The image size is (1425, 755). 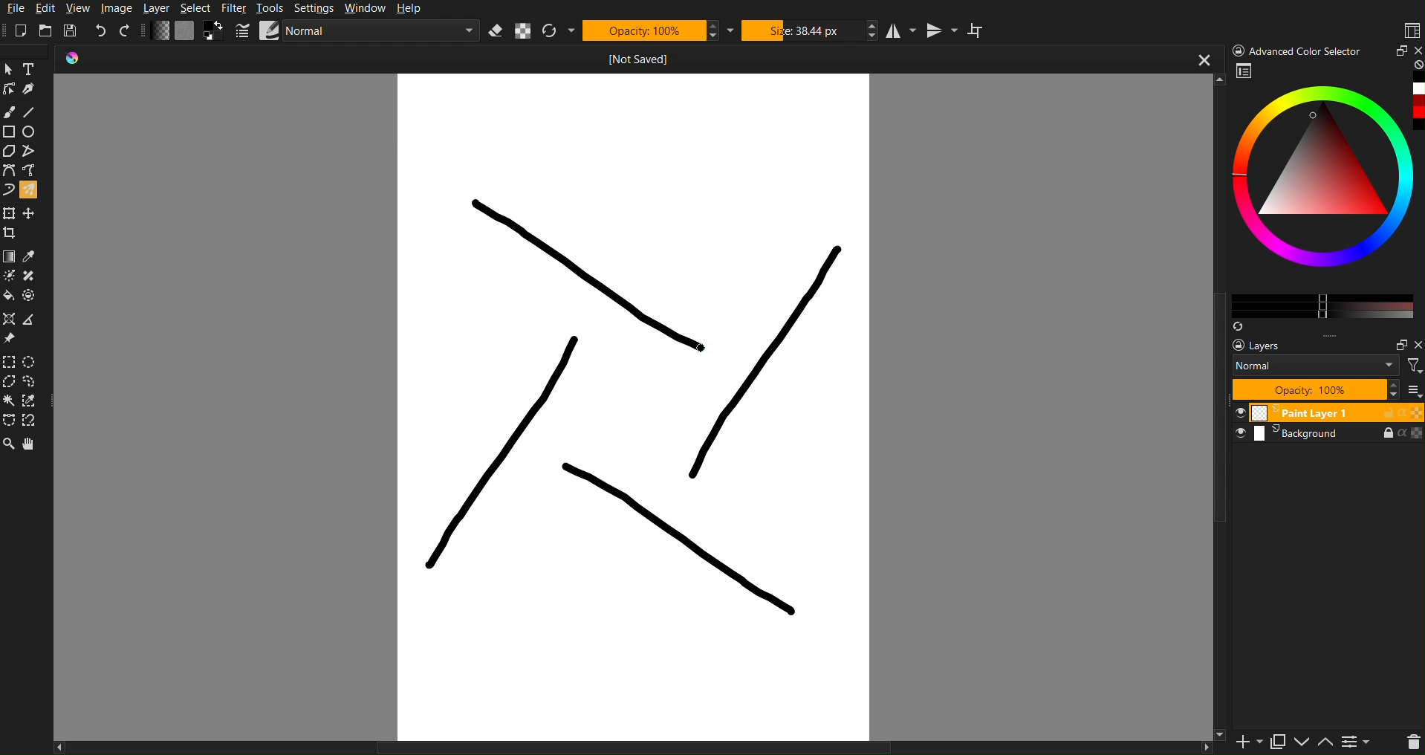 I want to click on background, so click(x=1331, y=438).